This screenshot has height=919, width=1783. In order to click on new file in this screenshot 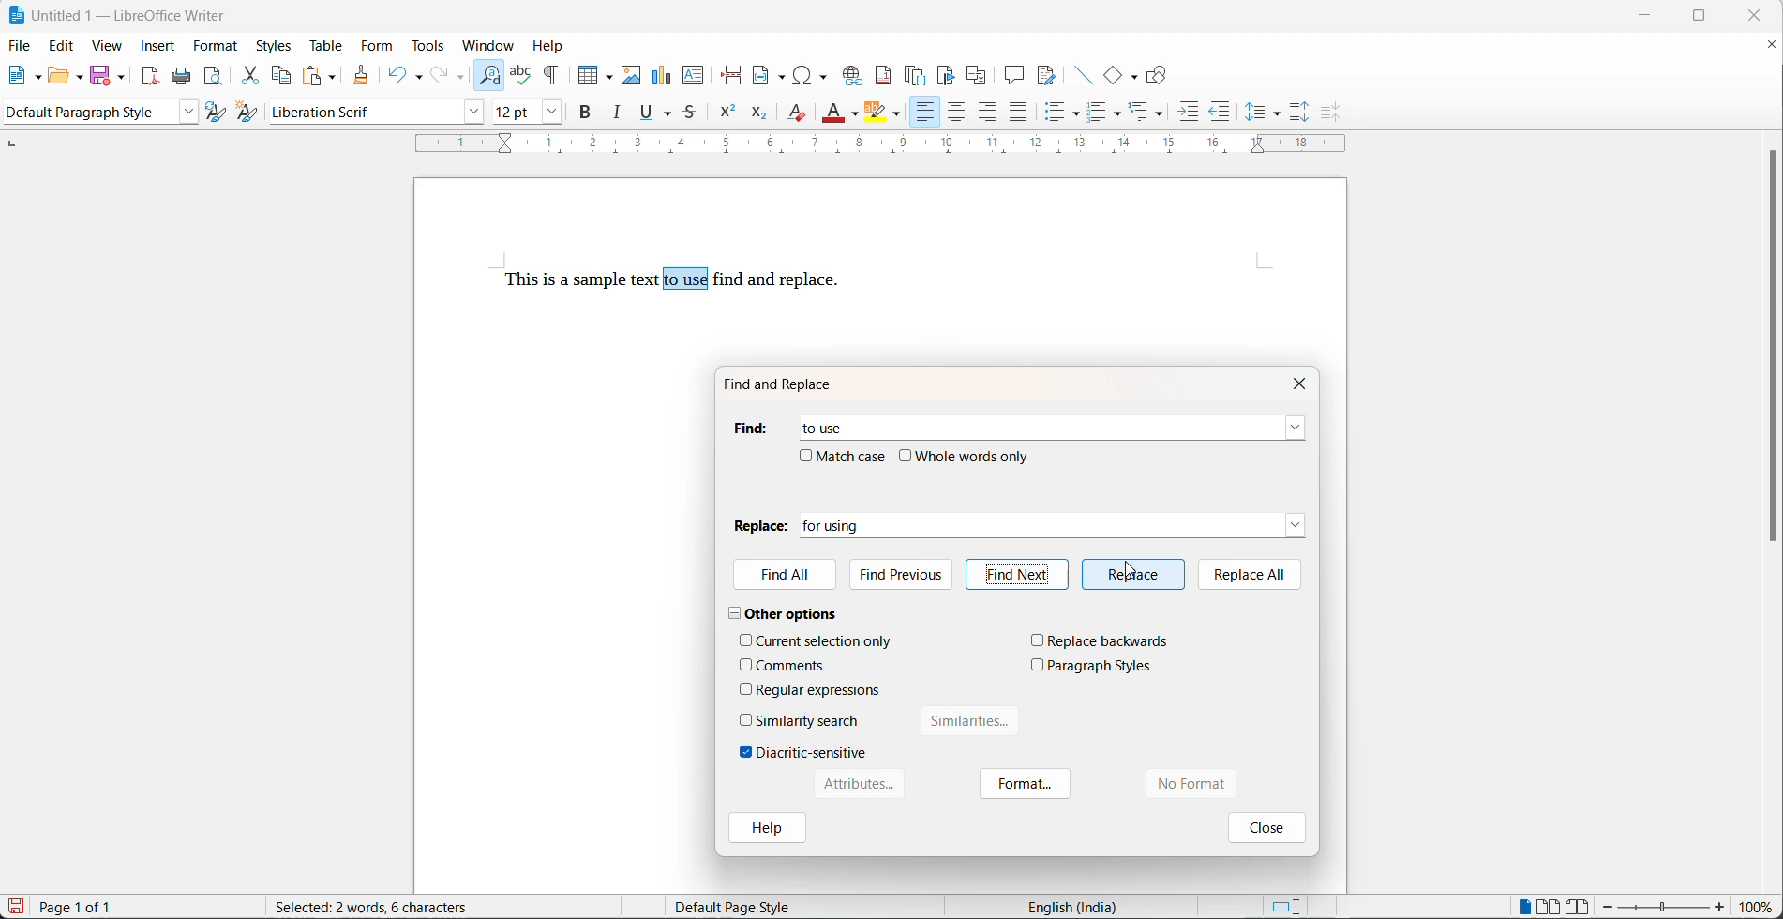, I will do `click(20, 80)`.